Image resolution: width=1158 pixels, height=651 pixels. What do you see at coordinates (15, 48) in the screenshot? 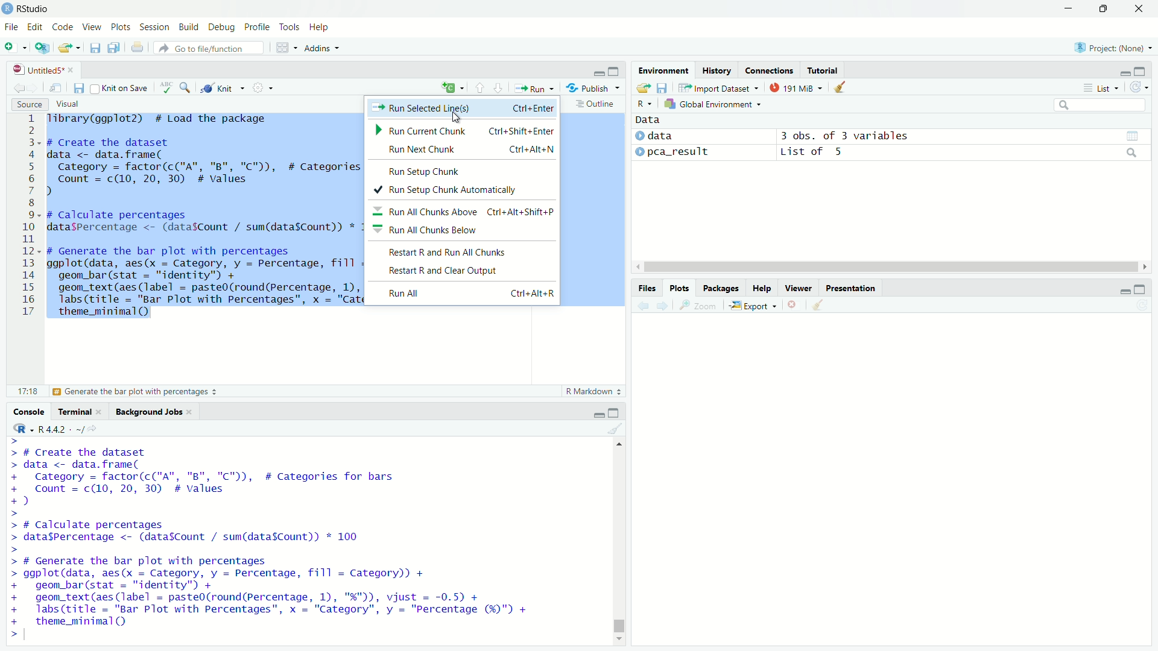
I see `new file` at bounding box center [15, 48].